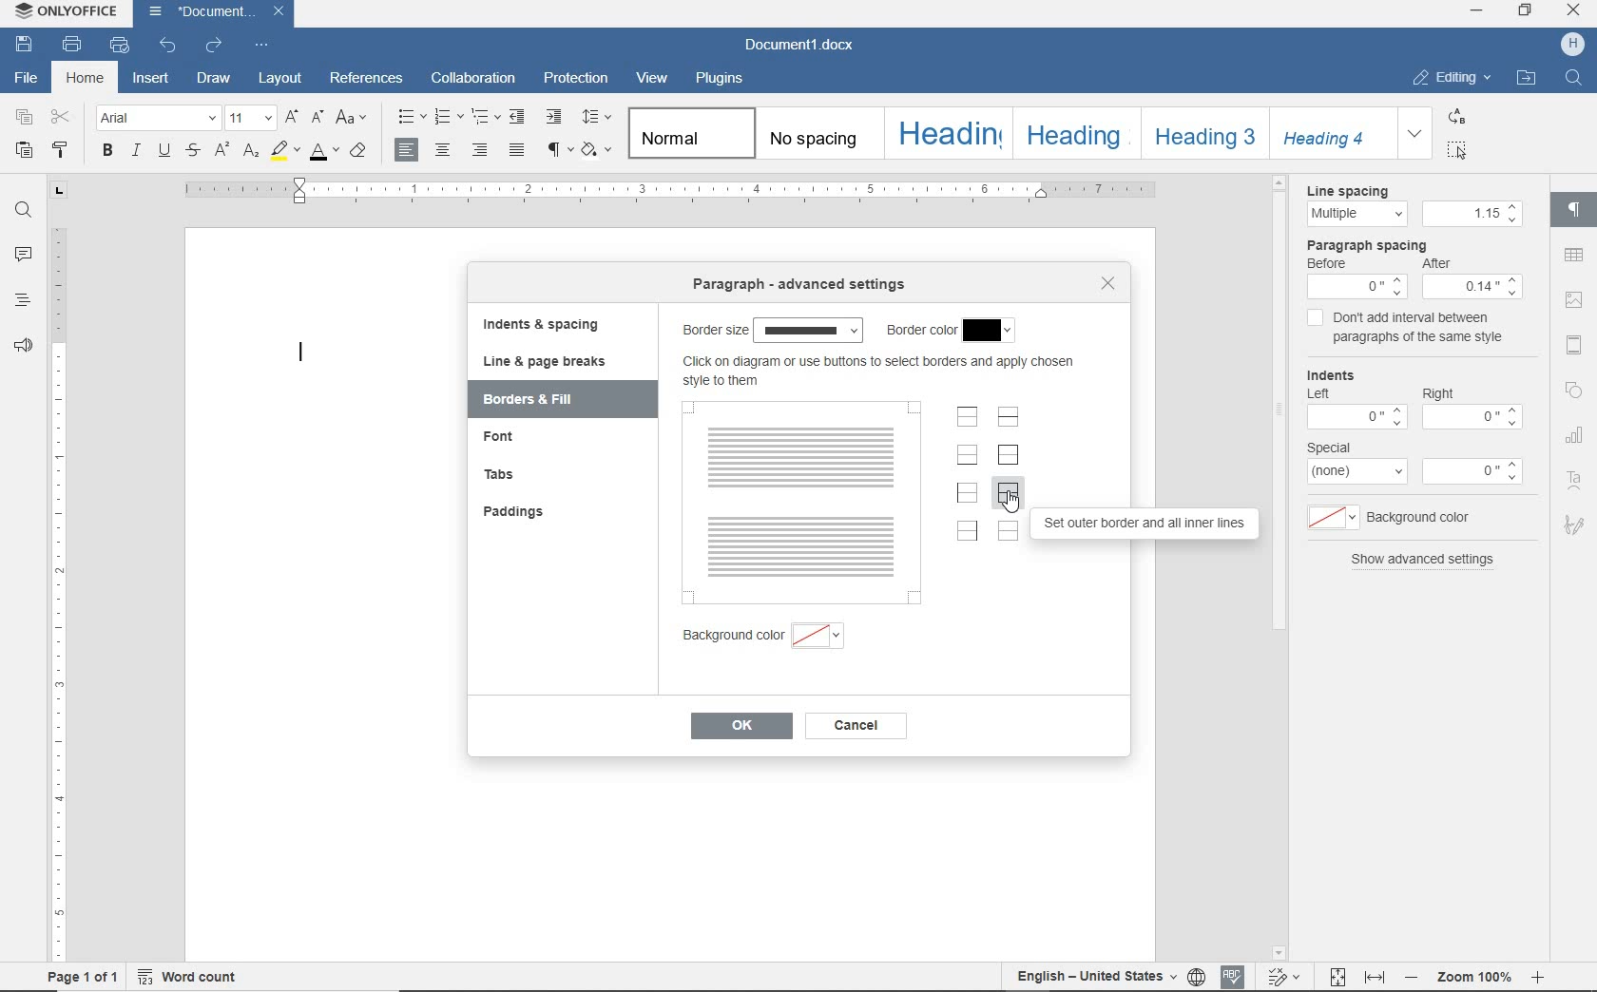  I want to click on decrement font size, so click(317, 117).